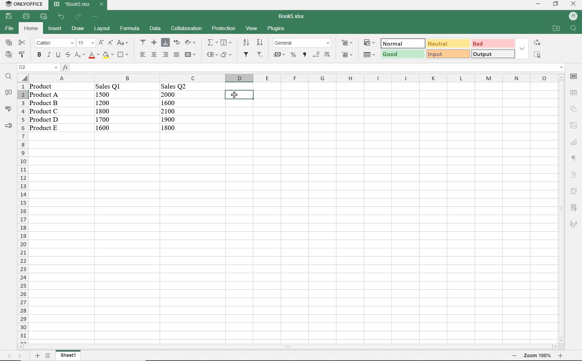 This screenshot has height=361, width=582. Describe the element at coordinates (38, 67) in the screenshot. I see `named manager` at that location.